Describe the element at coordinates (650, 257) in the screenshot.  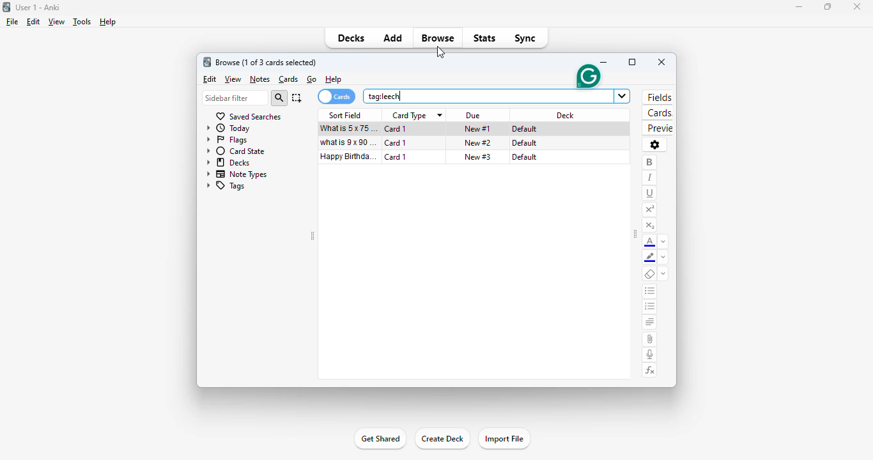
I see `text highlight color` at that location.